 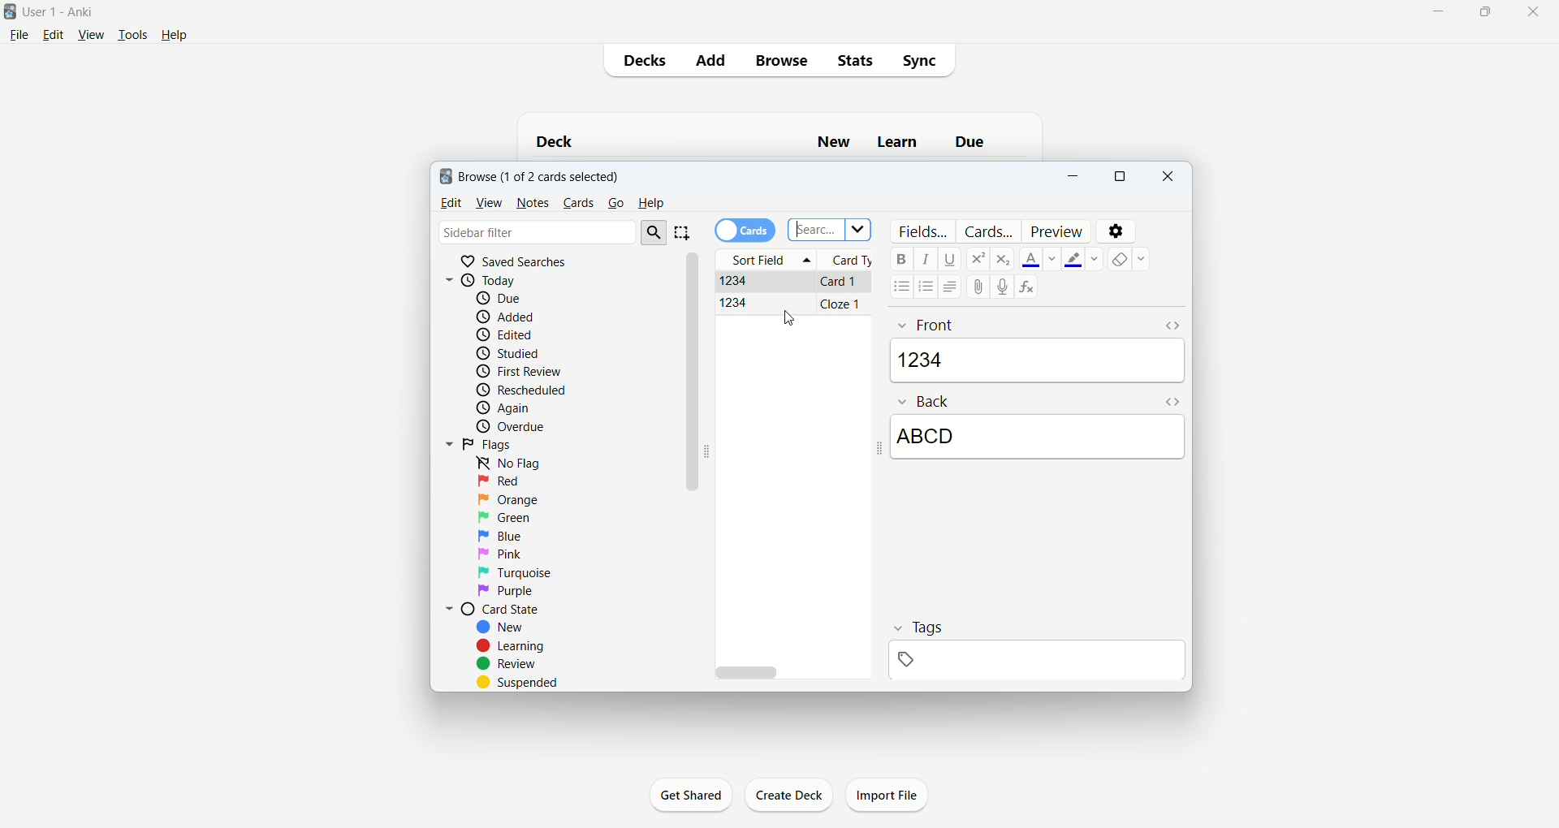 What do you see at coordinates (513, 426) in the screenshot?
I see `overdue` at bounding box center [513, 426].